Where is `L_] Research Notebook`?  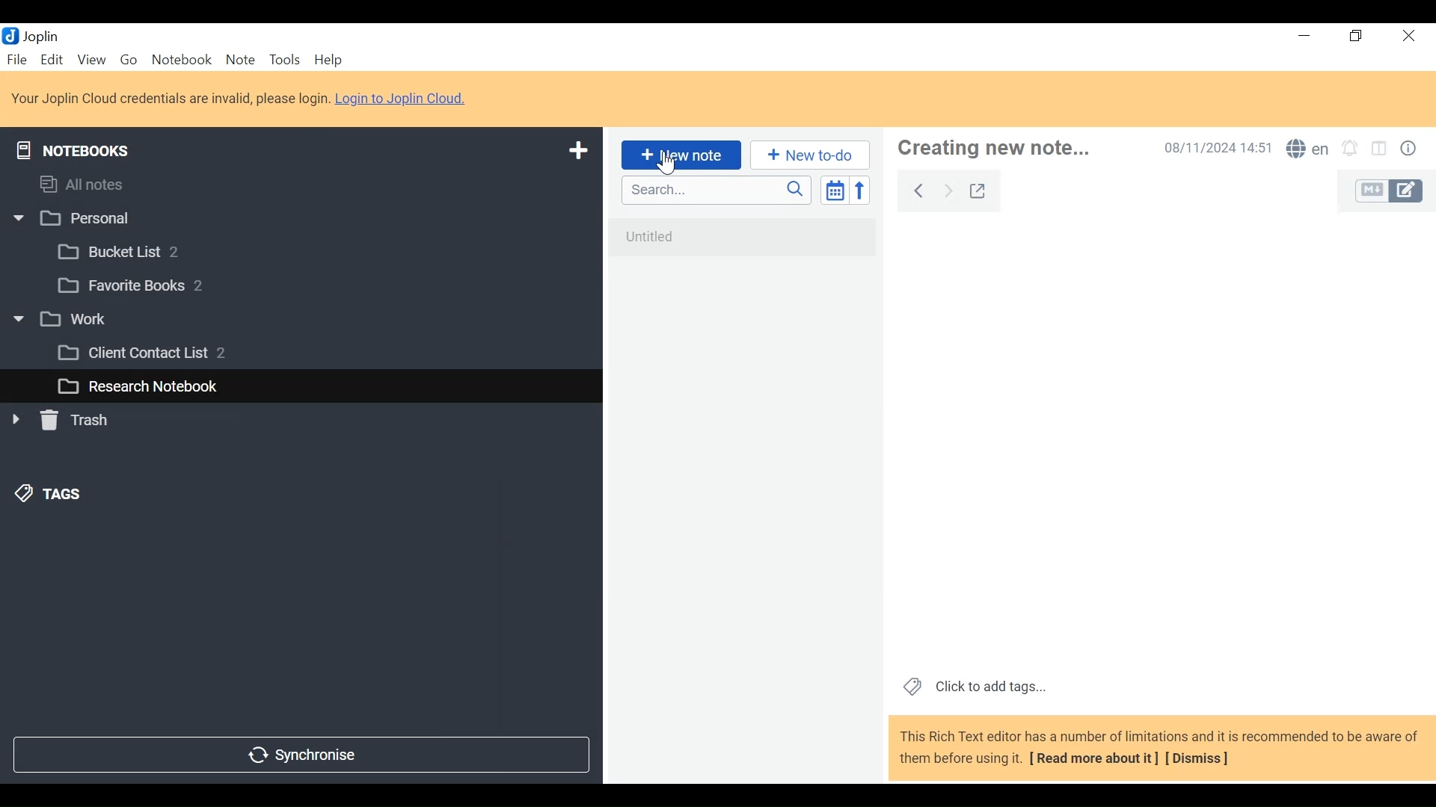 L_] Research Notebook is located at coordinates (136, 387).